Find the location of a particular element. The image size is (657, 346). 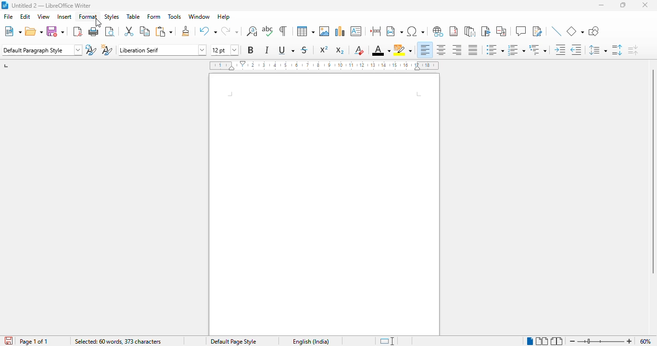

increase indent is located at coordinates (560, 49).